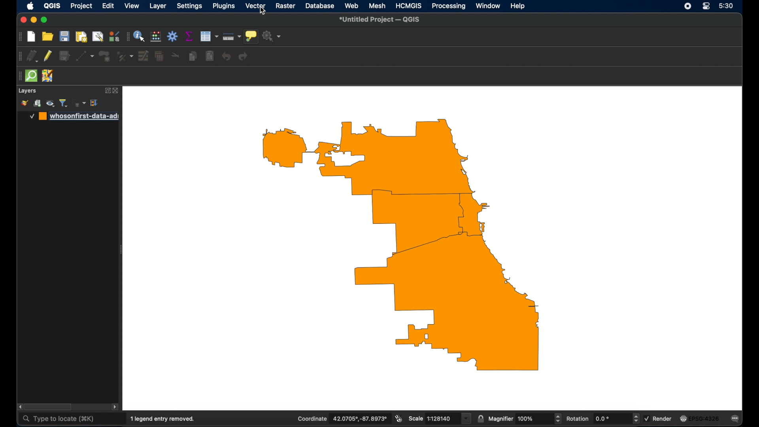 This screenshot has width=759, height=427. Describe the element at coordinates (191, 6) in the screenshot. I see `settings` at that location.